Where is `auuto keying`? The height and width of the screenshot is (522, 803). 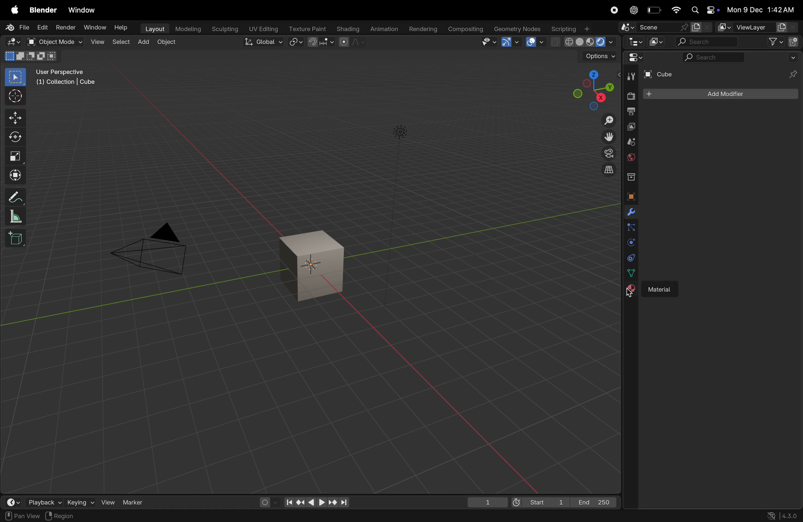
auuto keying is located at coordinates (264, 501).